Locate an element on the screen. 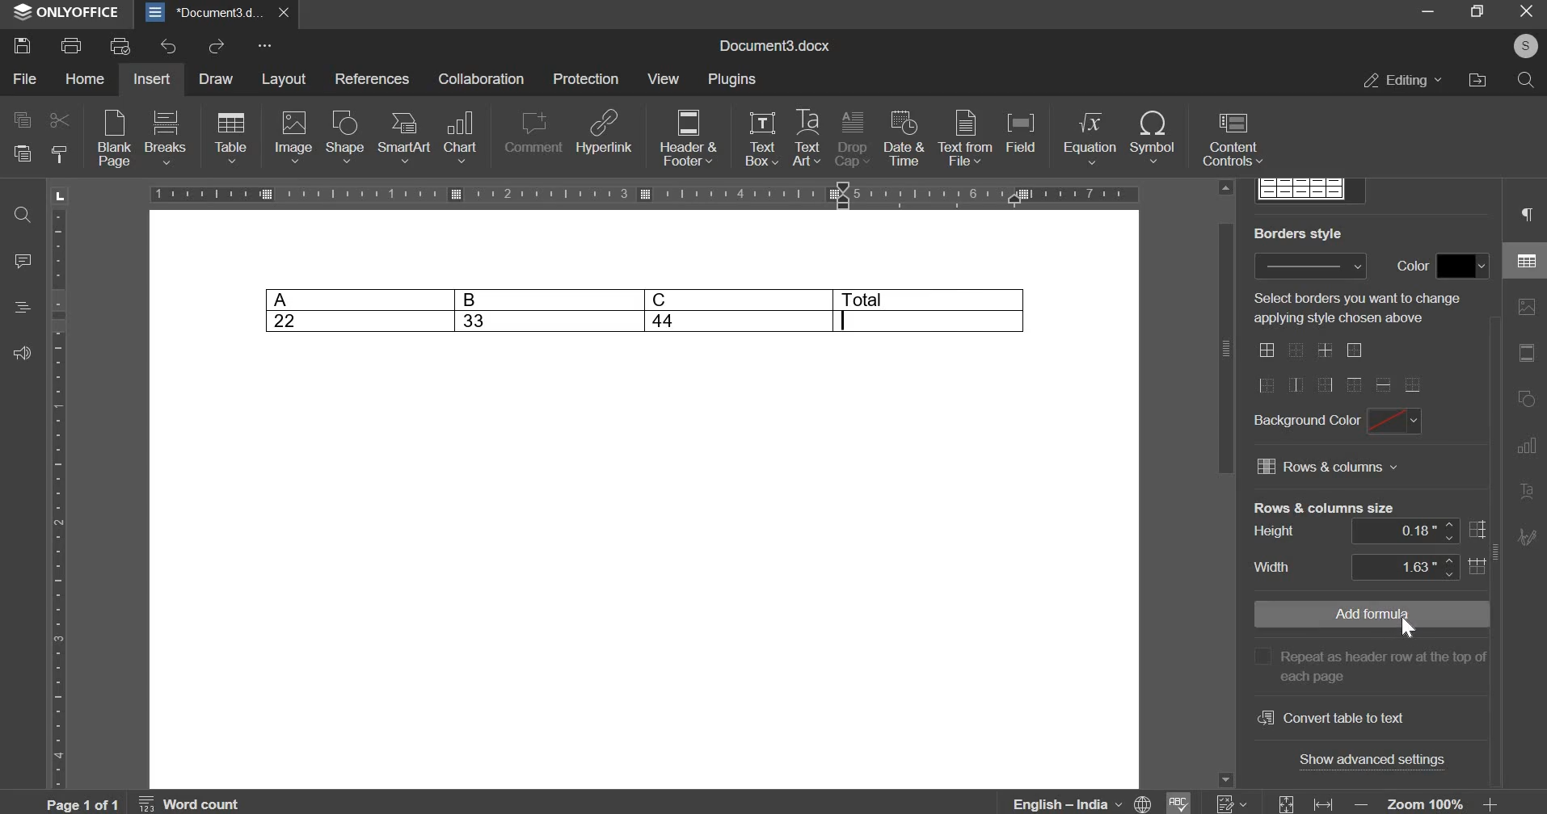 The width and height of the screenshot is (1547, 814). file is located at coordinates (23, 79).